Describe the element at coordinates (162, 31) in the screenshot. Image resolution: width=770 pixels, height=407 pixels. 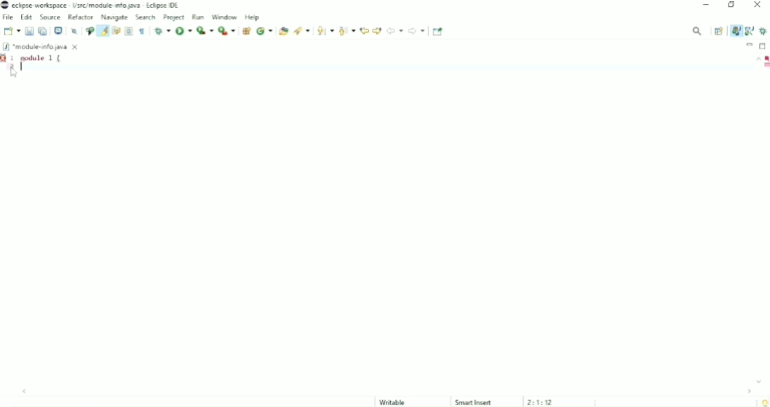
I see `Debug` at that location.